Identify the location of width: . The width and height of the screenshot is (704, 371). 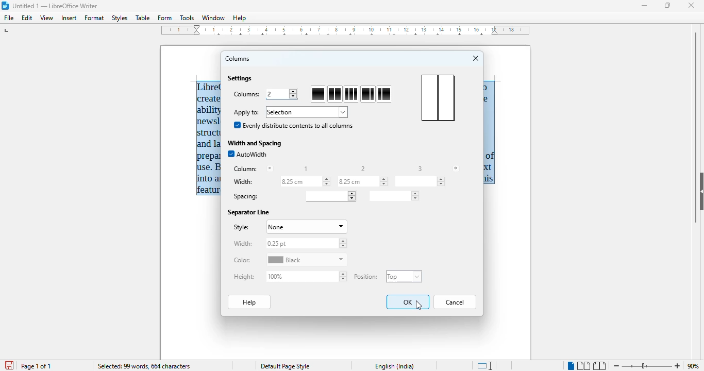
(243, 244).